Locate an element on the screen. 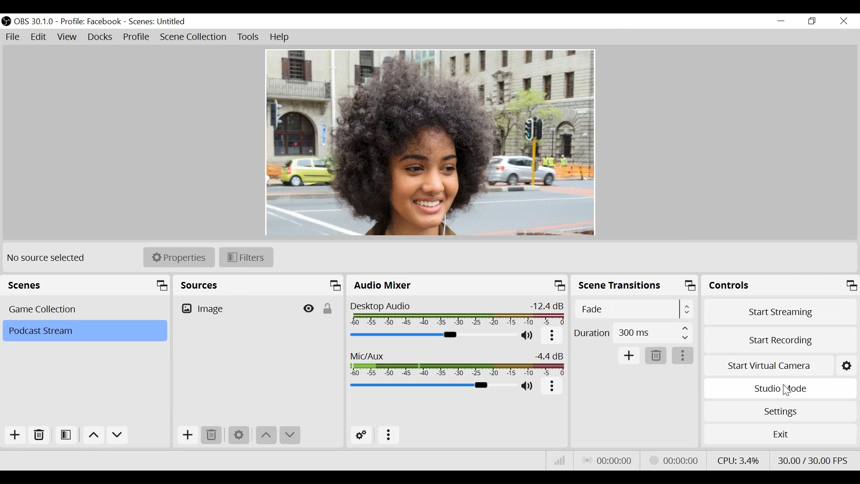 This screenshot has height=484, width=860. Add is located at coordinates (628, 355).